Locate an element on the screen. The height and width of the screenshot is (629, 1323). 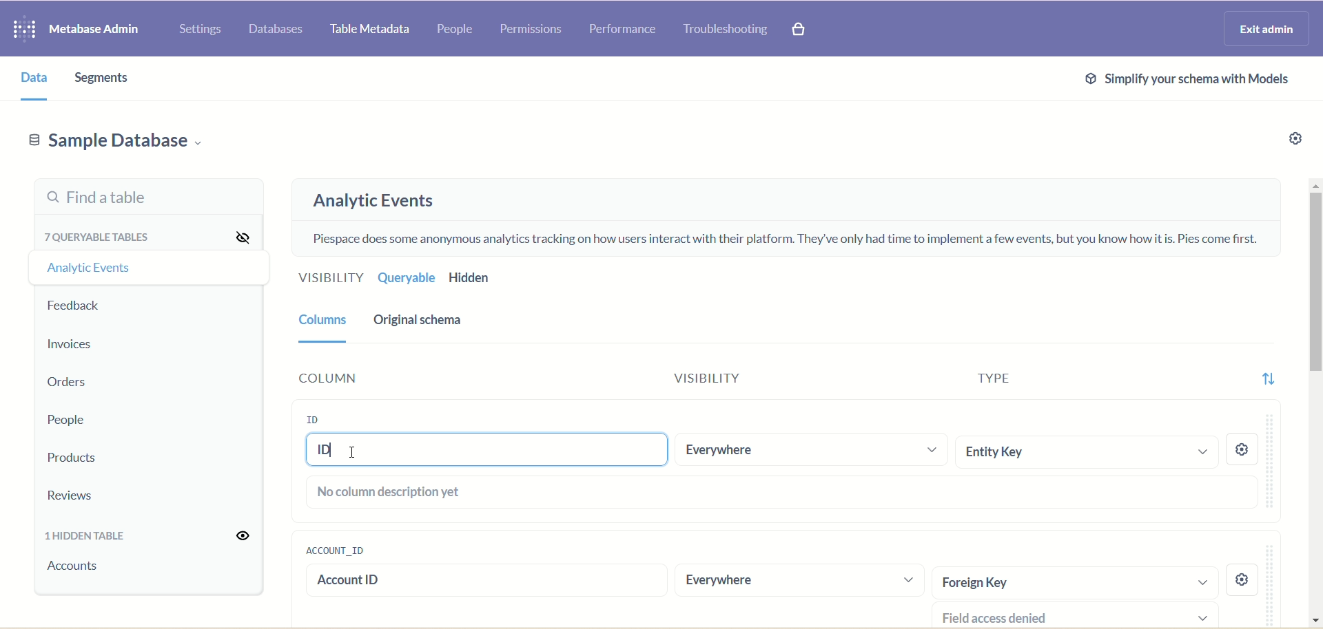
Troubleshooting is located at coordinates (728, 30).